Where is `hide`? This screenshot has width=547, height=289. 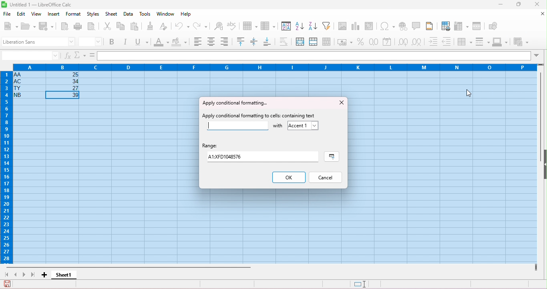 hide is located at coordinates (543, 164).